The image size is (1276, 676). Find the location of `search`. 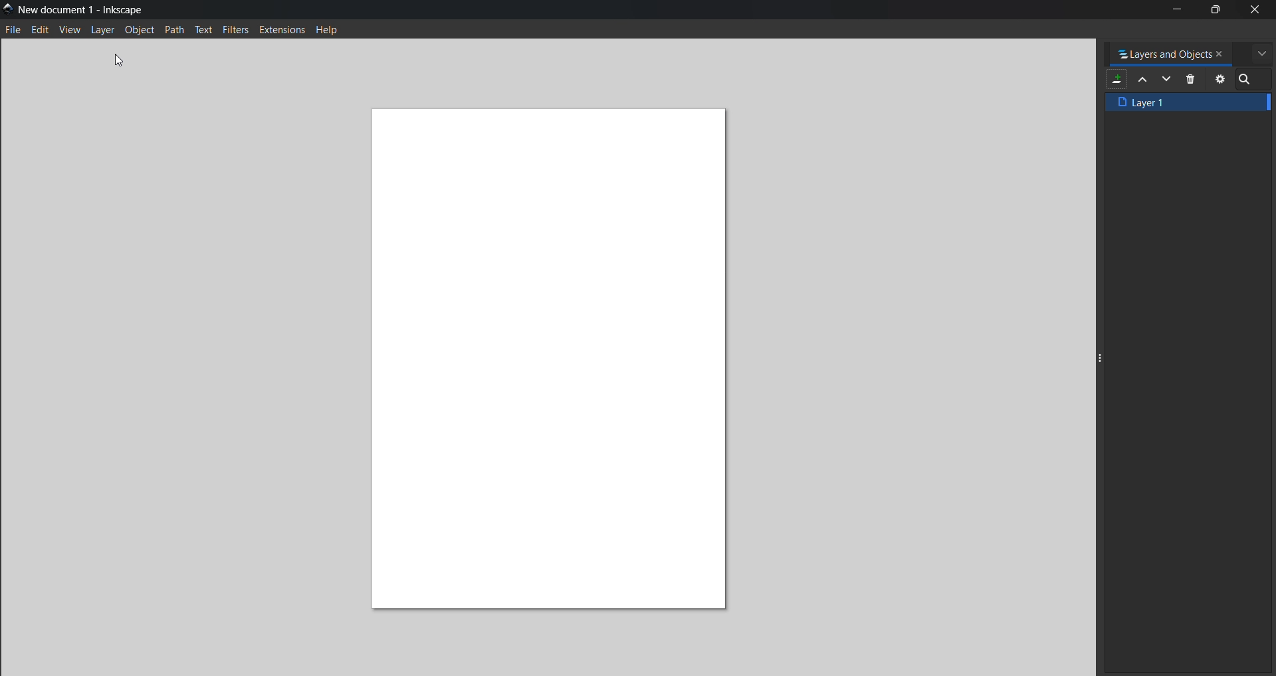

search is located at coordinates (1248, 81).